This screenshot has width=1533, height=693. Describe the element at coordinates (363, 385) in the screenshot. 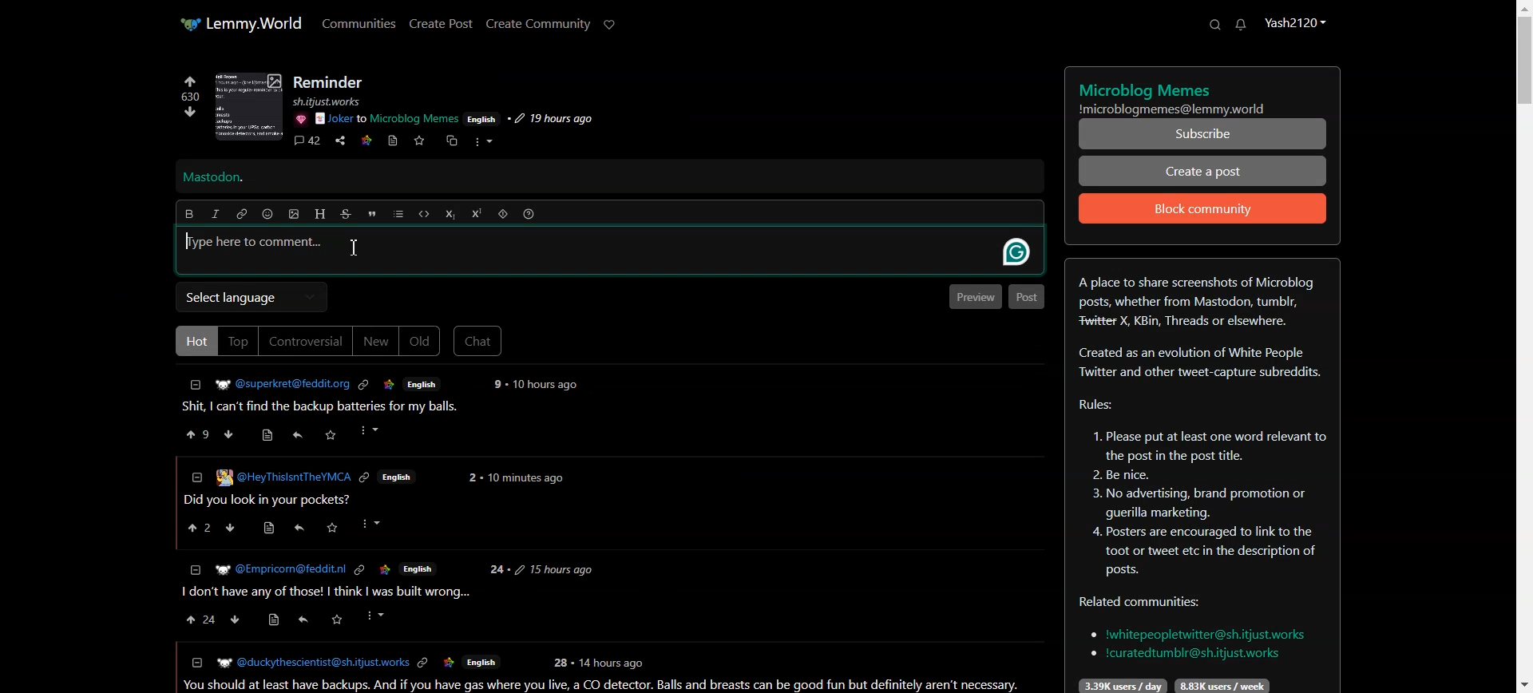

I see `Link` at that location.